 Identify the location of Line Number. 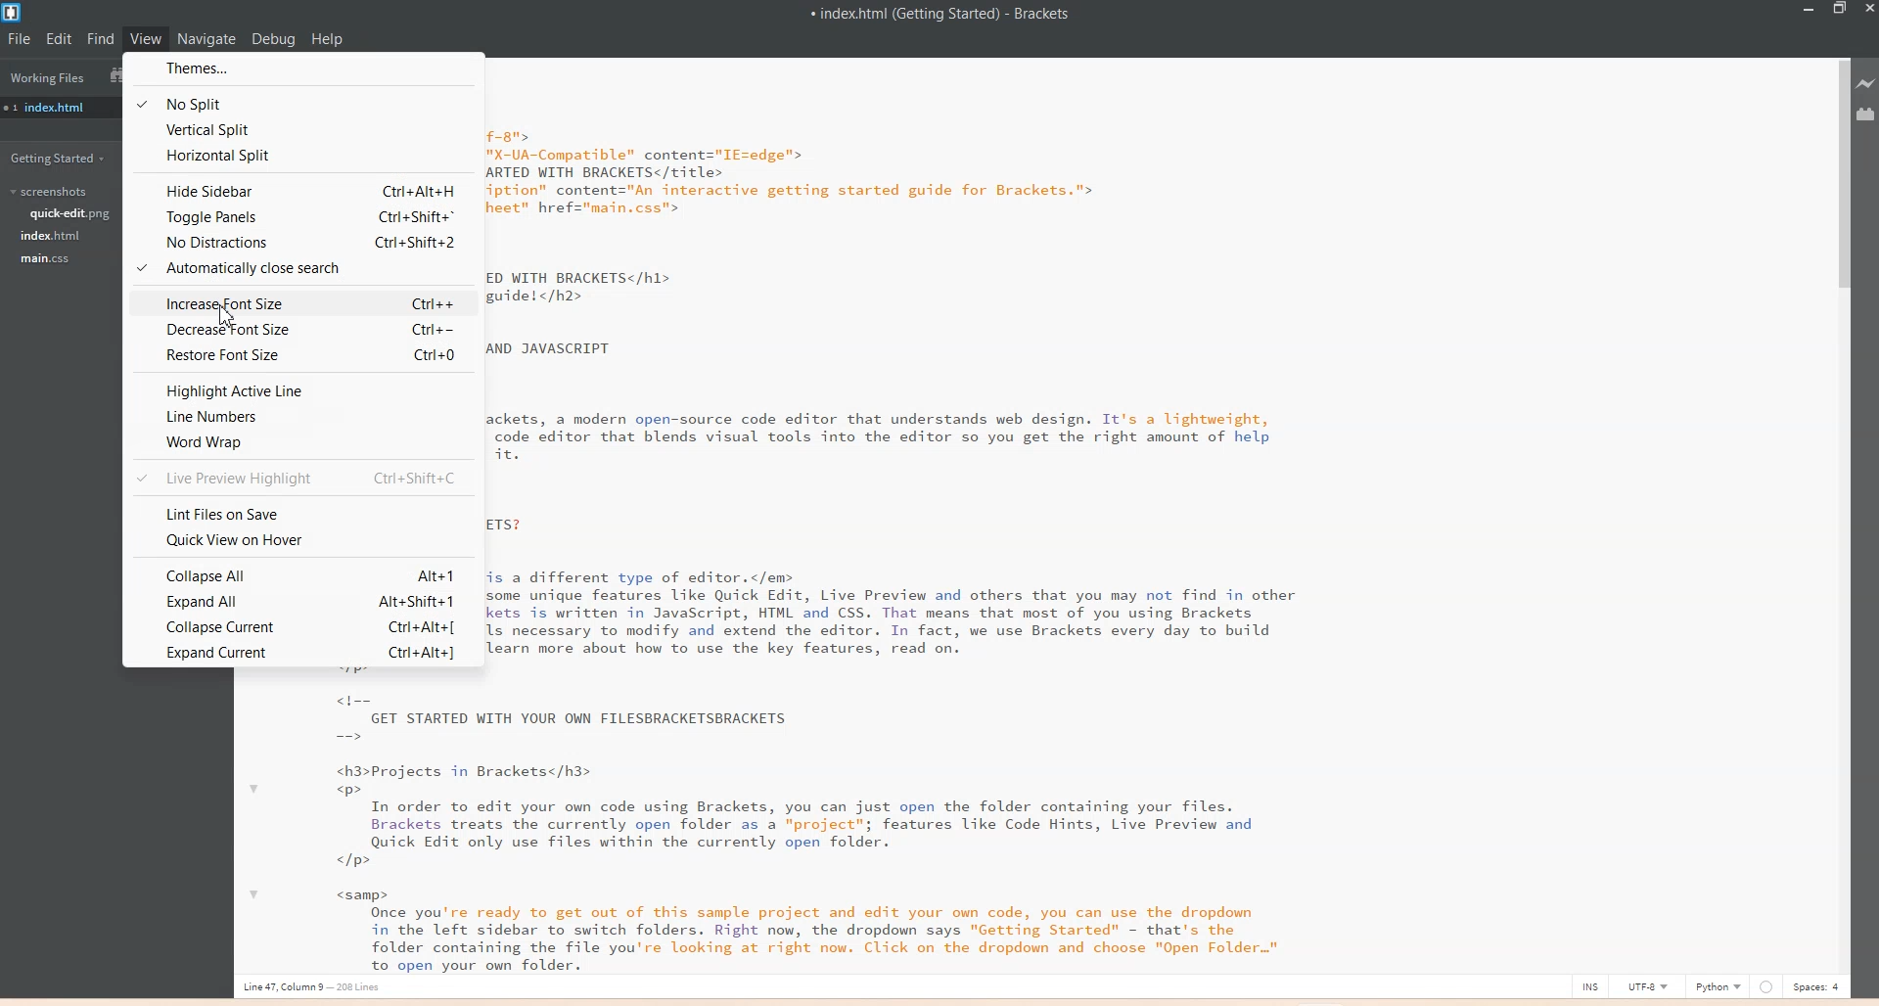
(303, 417).